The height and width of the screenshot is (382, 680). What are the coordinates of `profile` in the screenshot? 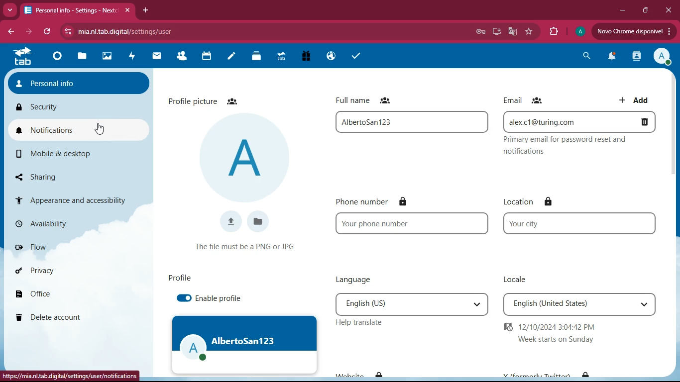 It's located at (579, 32).